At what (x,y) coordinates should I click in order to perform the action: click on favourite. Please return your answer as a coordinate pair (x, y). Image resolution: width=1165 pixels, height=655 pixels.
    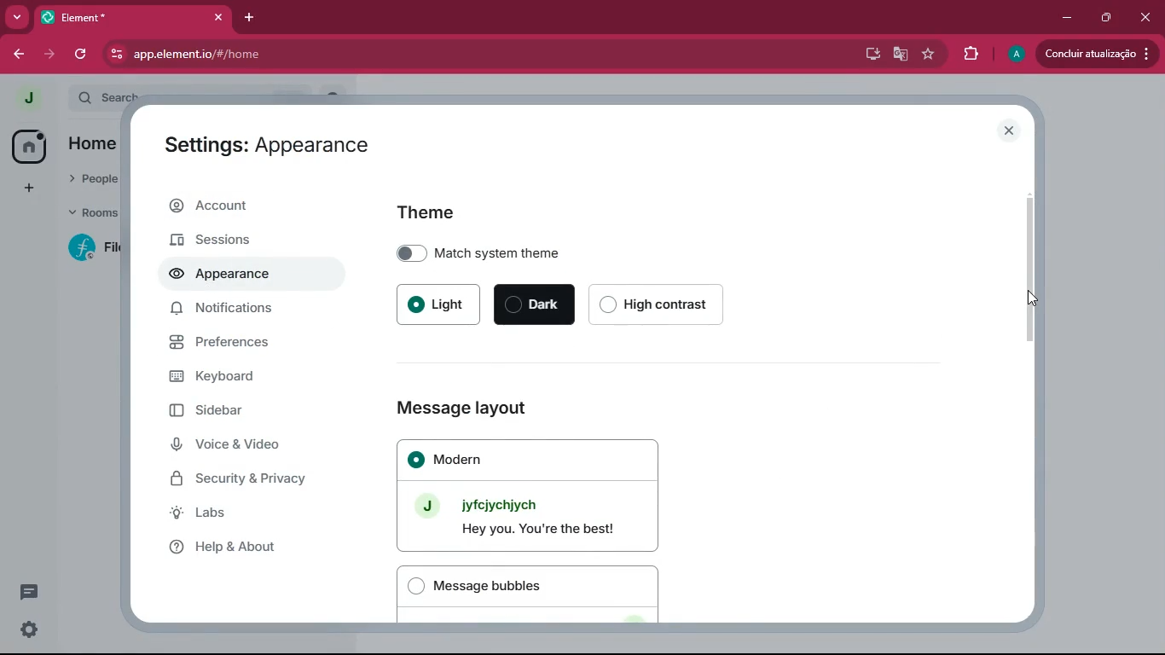
    Looking at the image, I should click on (929, 54).